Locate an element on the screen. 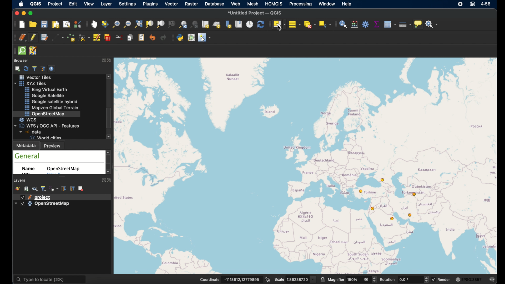 The image size is (505, 284). world cities is located at coordinates (45, 138).